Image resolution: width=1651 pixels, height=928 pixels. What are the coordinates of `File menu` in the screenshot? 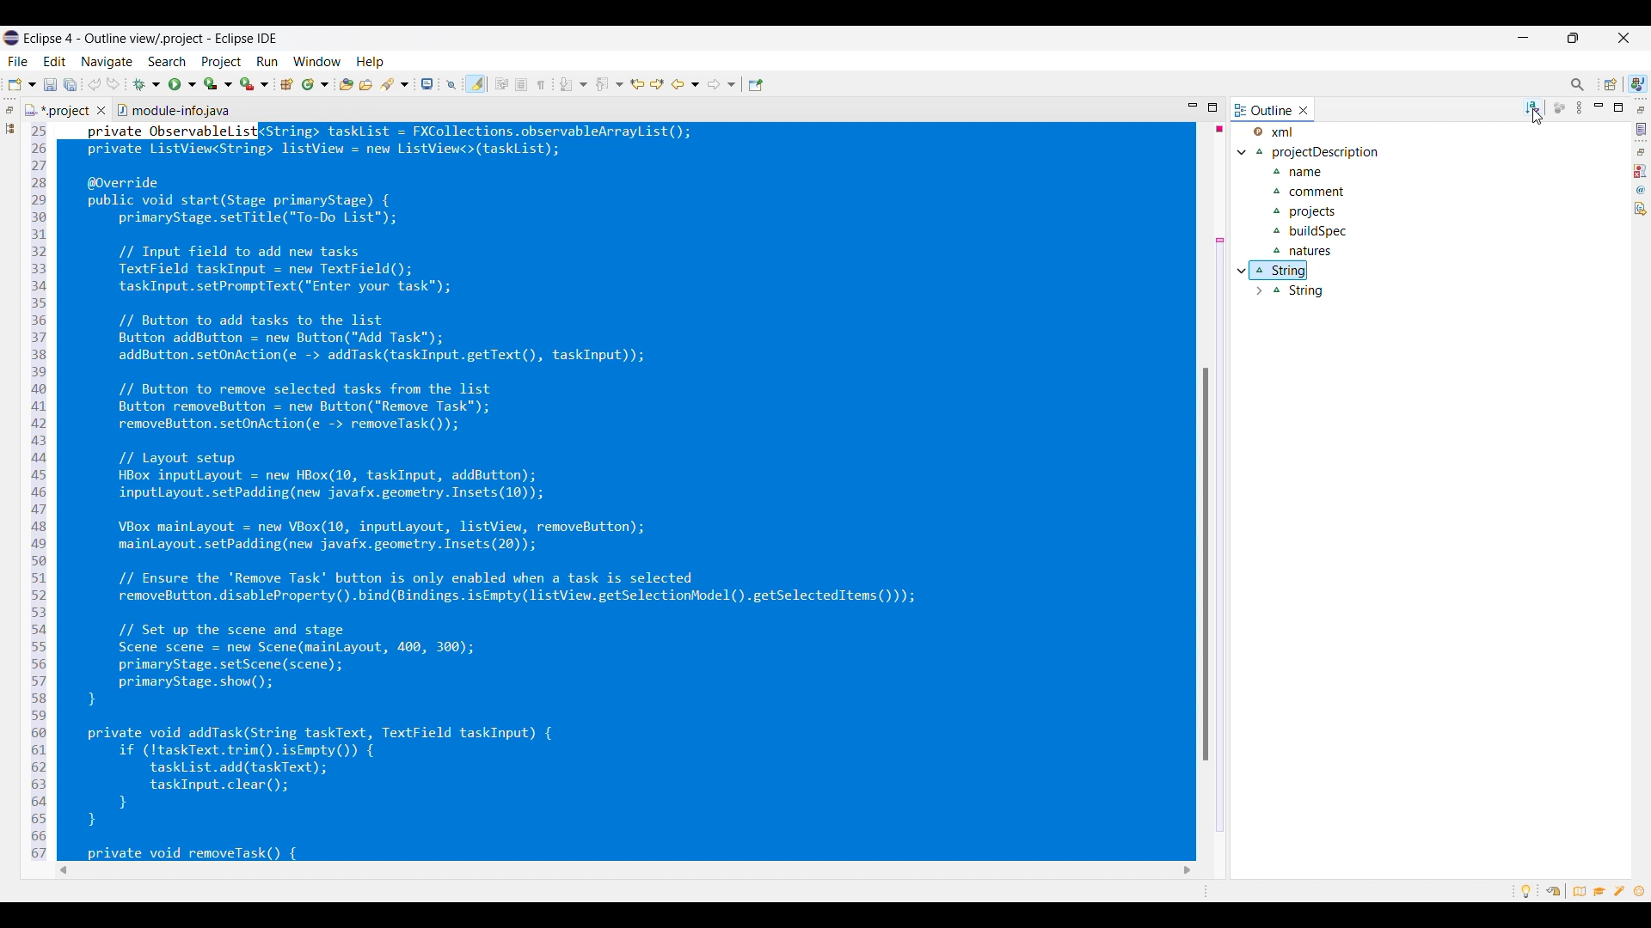 It's located at (17, 62).